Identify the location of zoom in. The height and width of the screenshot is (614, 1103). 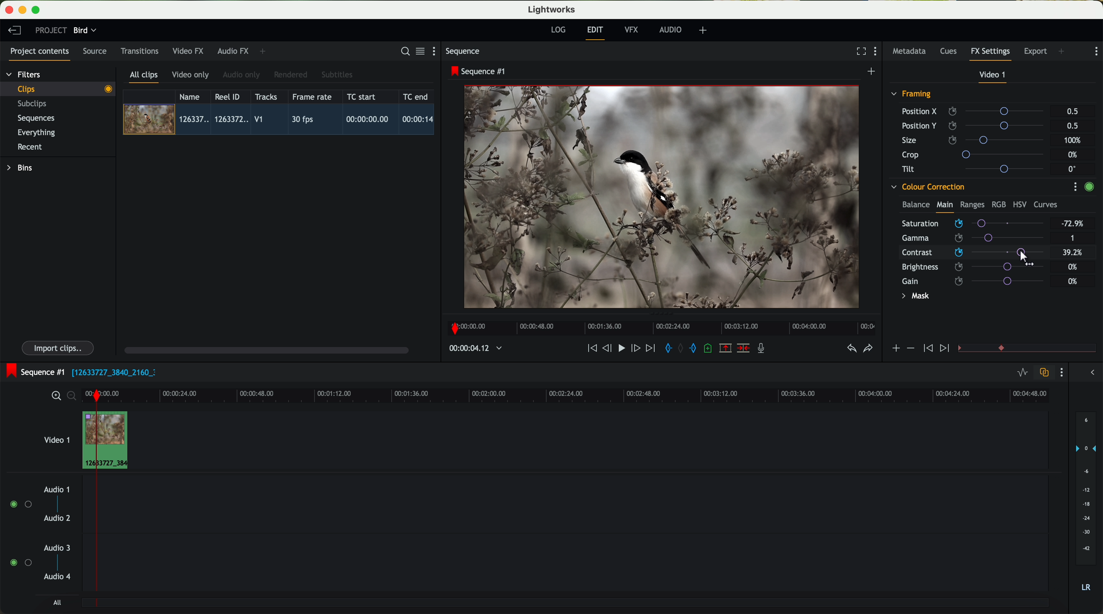
(55, 396).